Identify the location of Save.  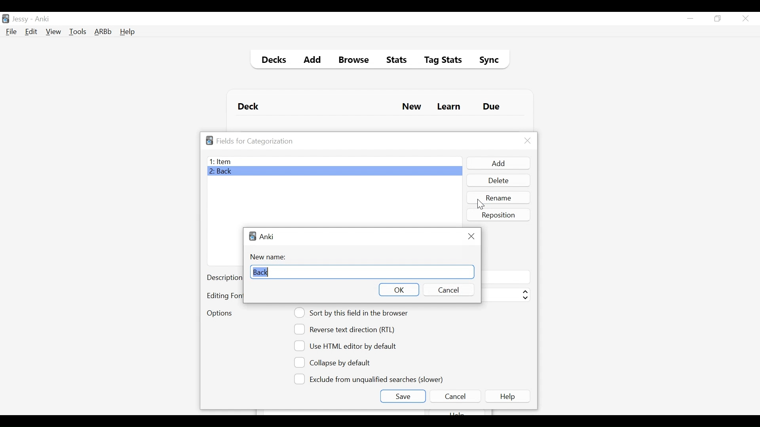
(403, 396).